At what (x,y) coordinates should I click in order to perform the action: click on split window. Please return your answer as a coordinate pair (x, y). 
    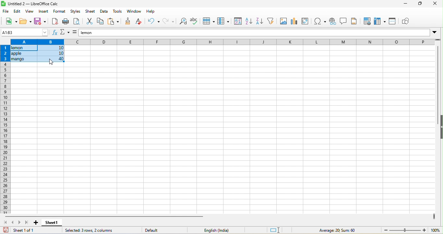
    Looking at the image, I should click on (394, 22).